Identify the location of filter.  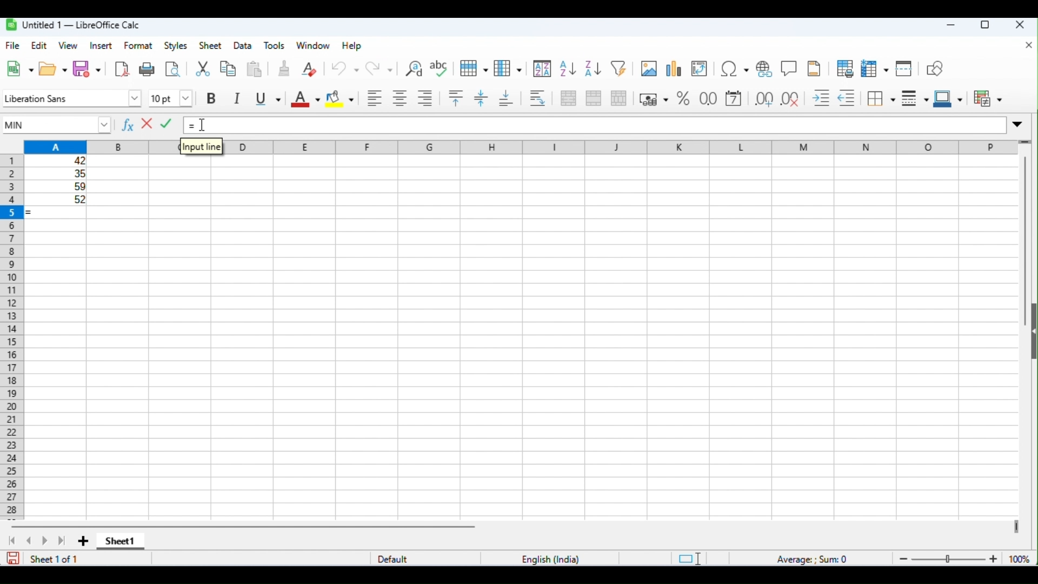
(618, 68).